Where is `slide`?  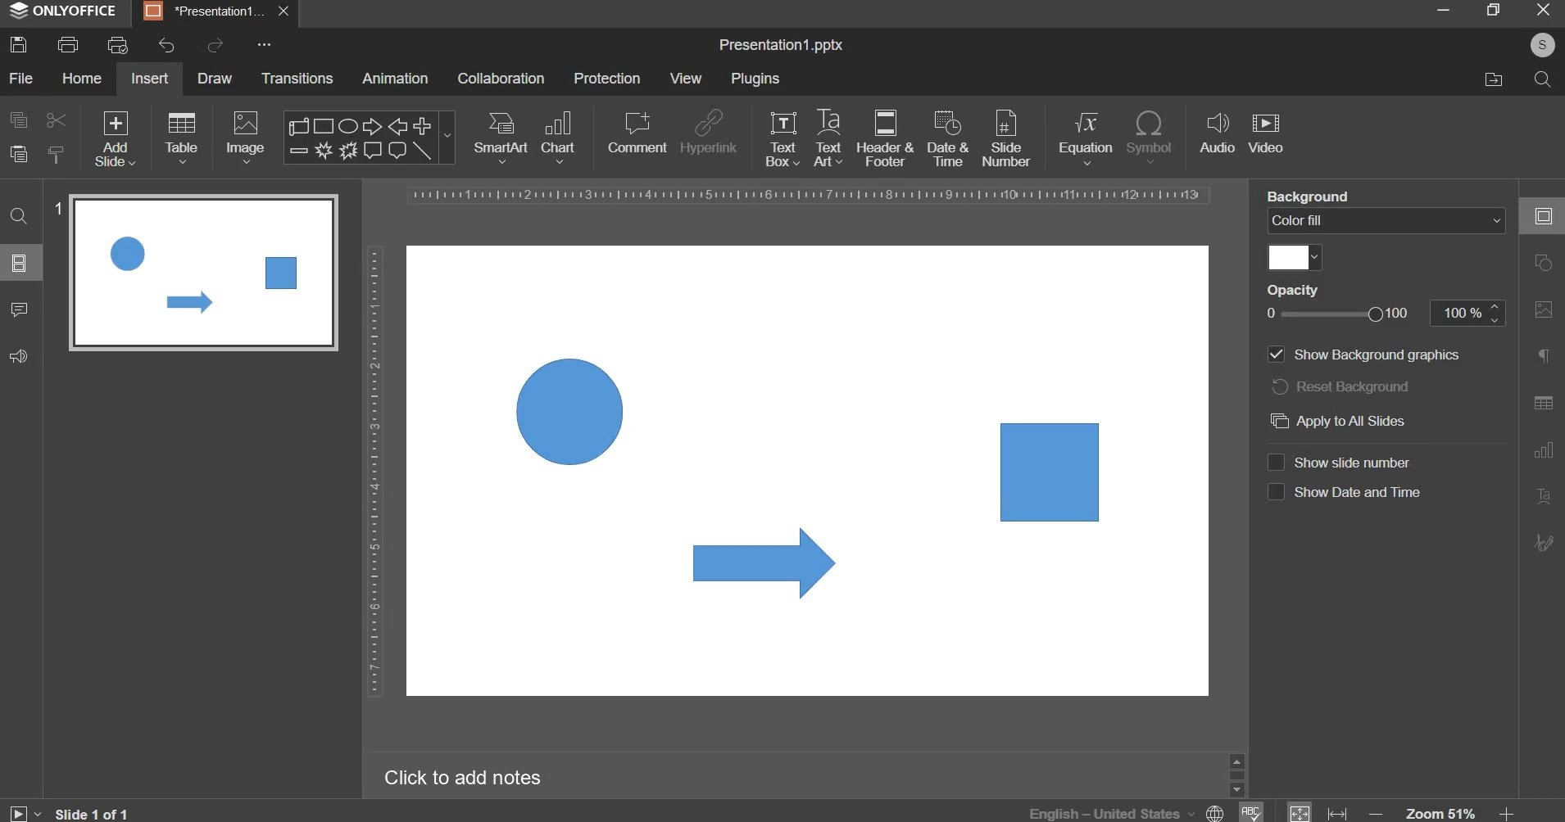
slide is located at coordinates (20, 262).